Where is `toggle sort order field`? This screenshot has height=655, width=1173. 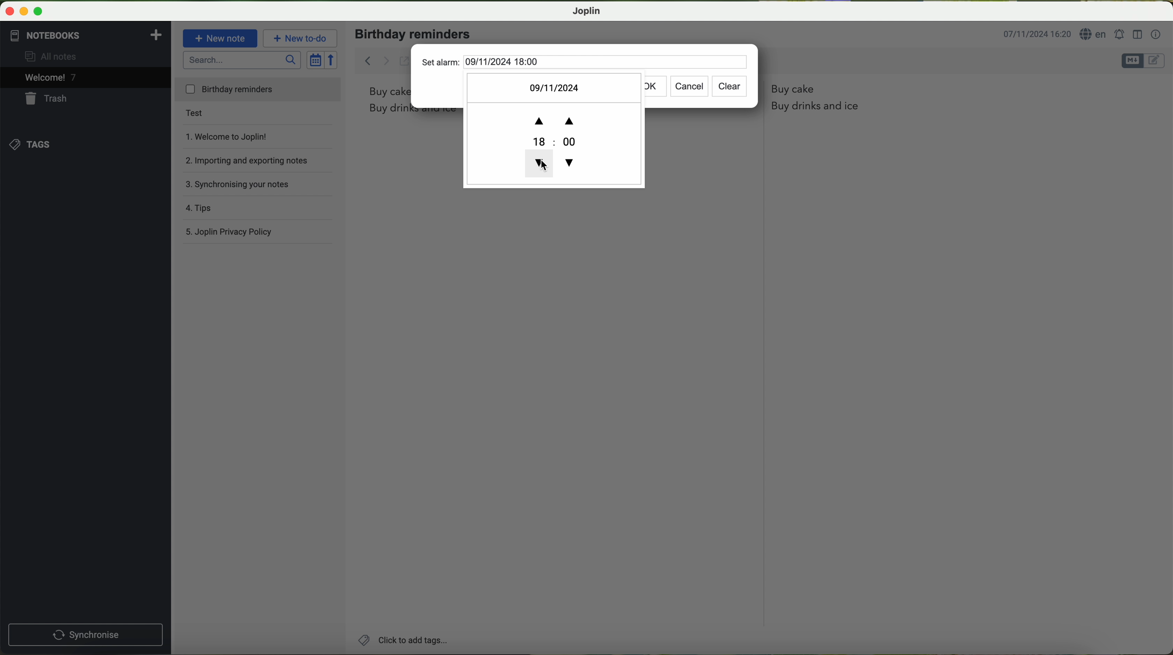
toggle sort order field is located at coordinates (315, 60).